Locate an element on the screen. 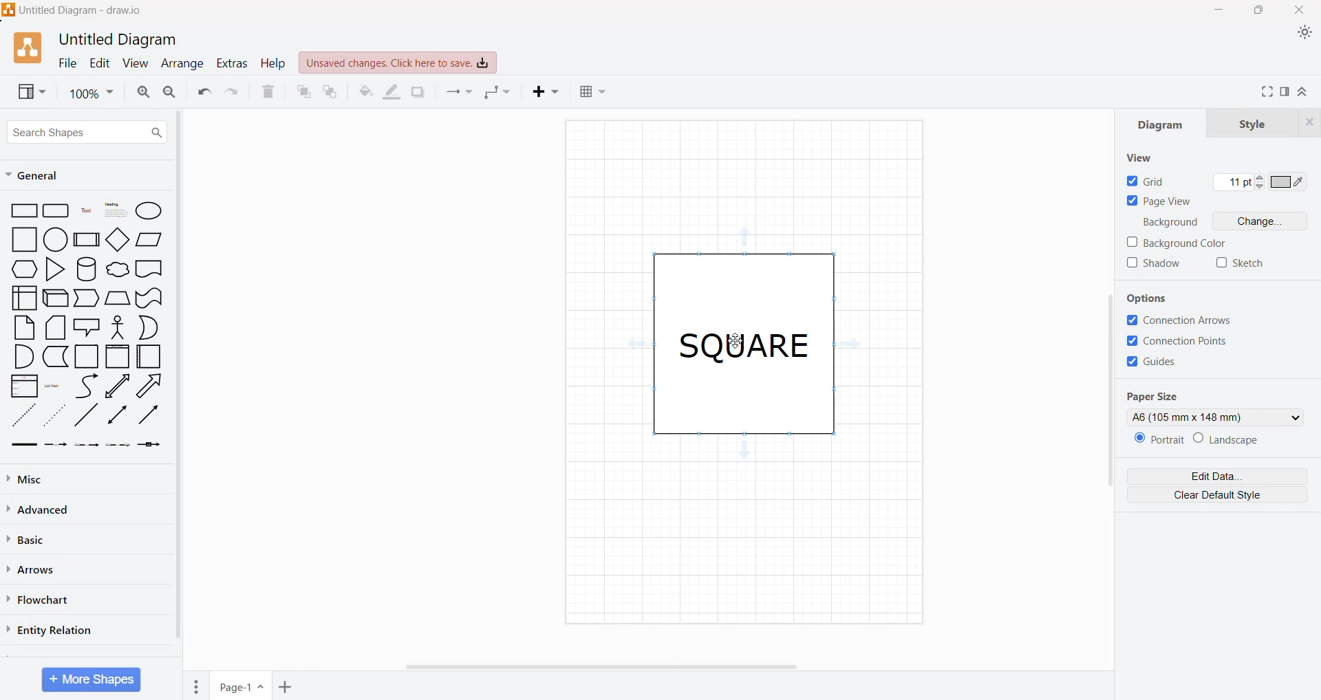 The height and width of the screenshot is (700, 1321). File is located at coordinates (67, 62).